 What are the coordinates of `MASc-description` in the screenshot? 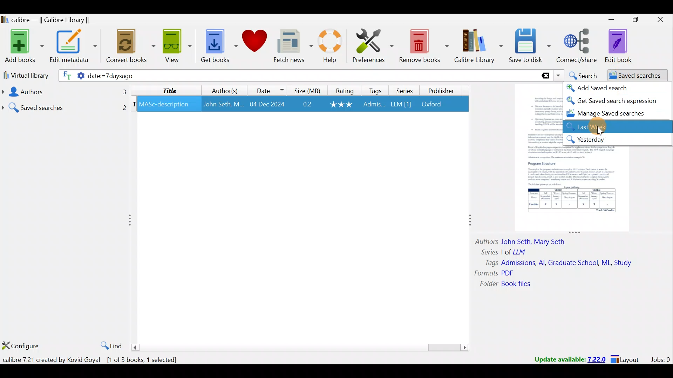 It's located at (164, 105).